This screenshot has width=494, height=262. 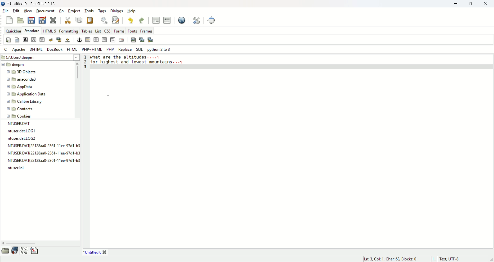 I want to click on file name, so click(x=24, y=132).